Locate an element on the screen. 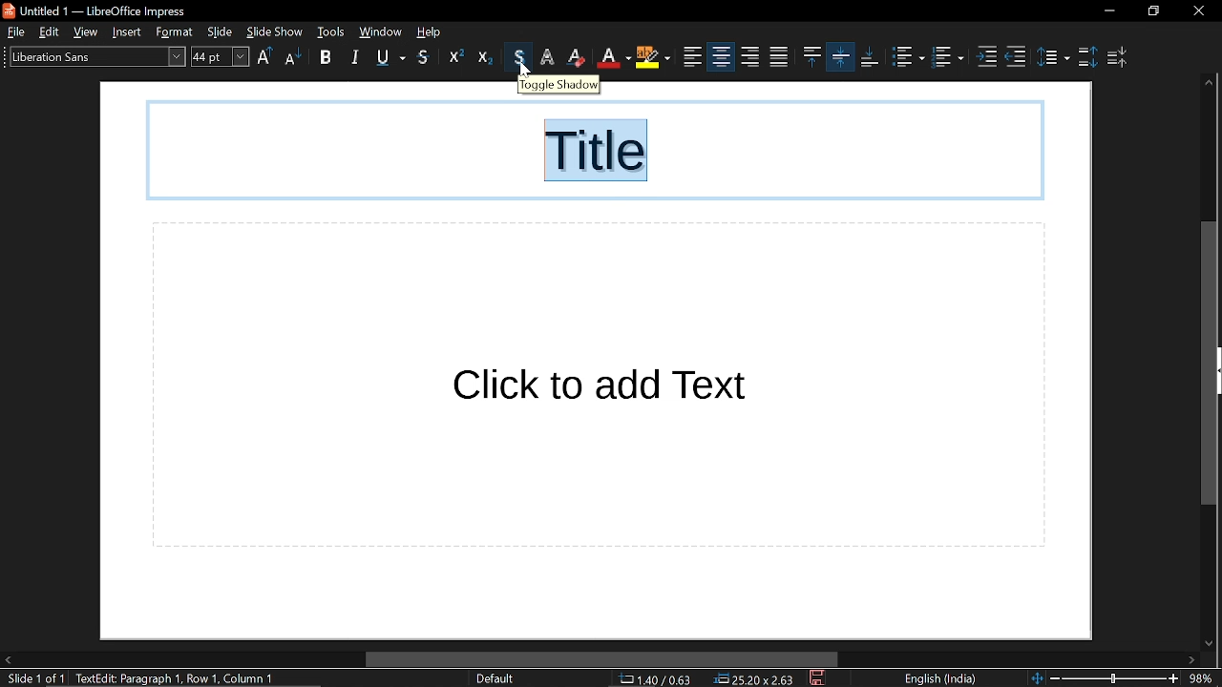 Image resolution: width=1222 pixels, height=687 pixels. subscript is located at coordinates (485, 57).